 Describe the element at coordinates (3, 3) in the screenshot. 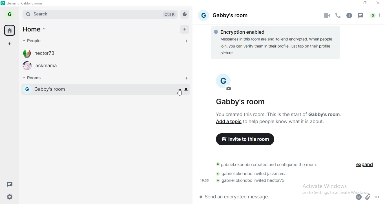

I see `logo` at that location.